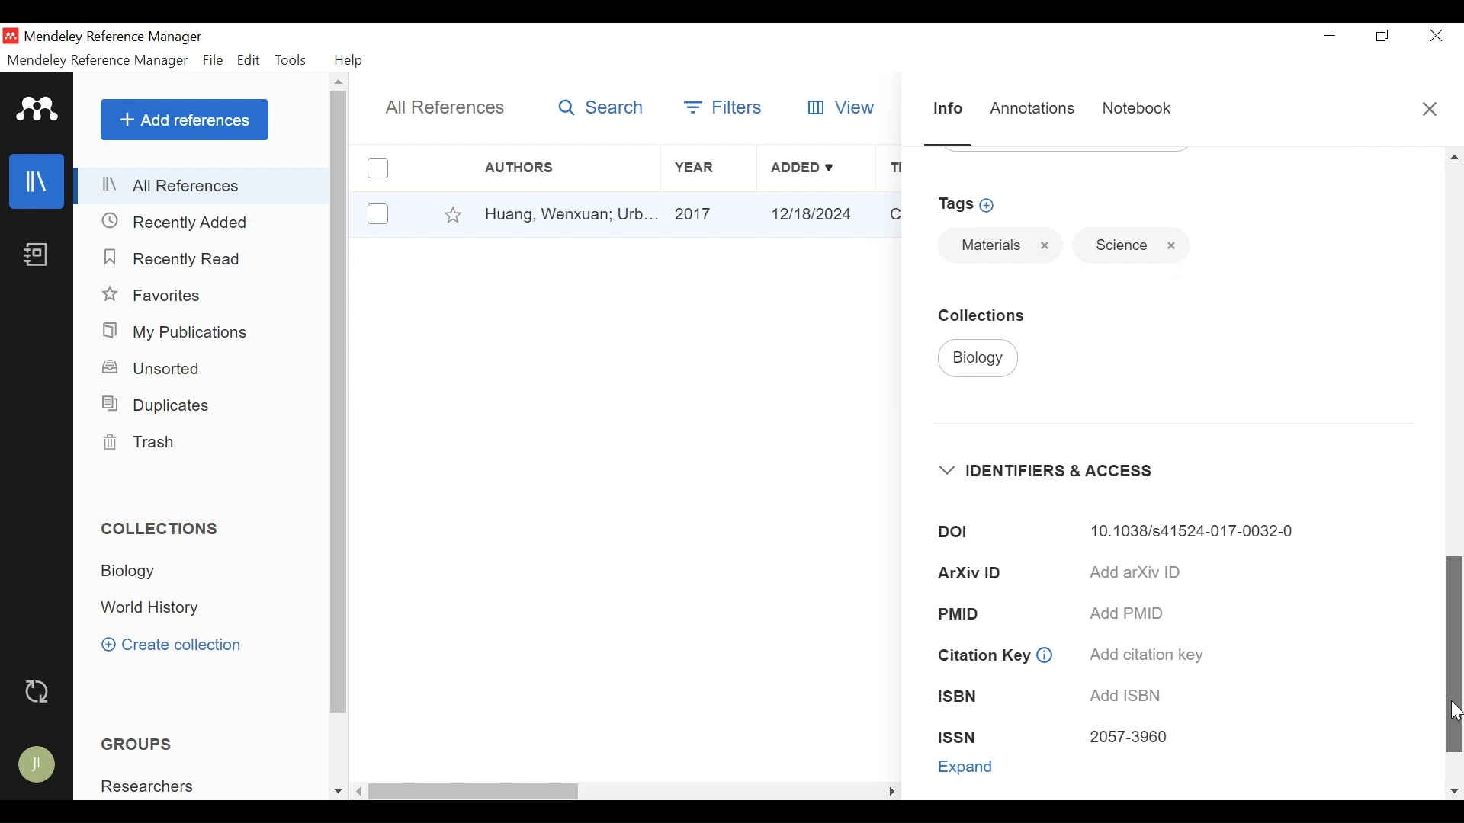 This screenshot has width=1464, height=823. Describe the element at coordinates (39, 256) in the screenshot. I see `Notebook` at that location.